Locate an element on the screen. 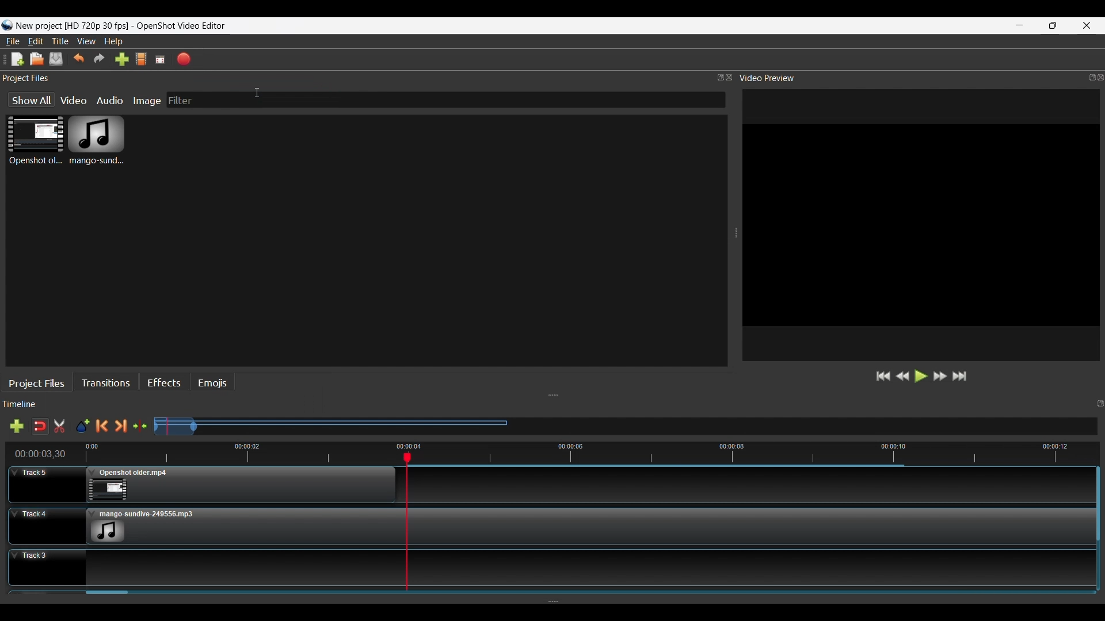 Image resolution: width=1105 pixels, height=621 pixels. Video preview is located at coordinates (776, 78).